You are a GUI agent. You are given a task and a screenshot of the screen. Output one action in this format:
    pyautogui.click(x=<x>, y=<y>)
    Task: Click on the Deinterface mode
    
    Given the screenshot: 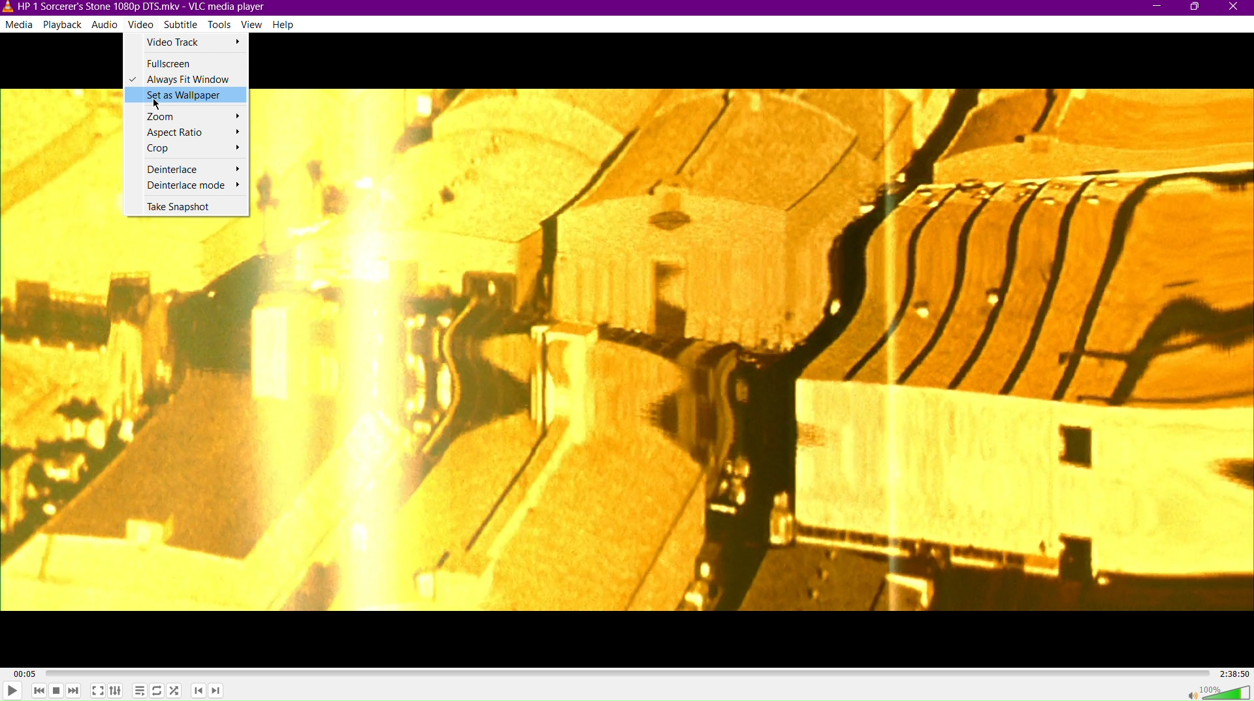 What is the action you would take?
    pyautogui.click(x=186, y=187)
    